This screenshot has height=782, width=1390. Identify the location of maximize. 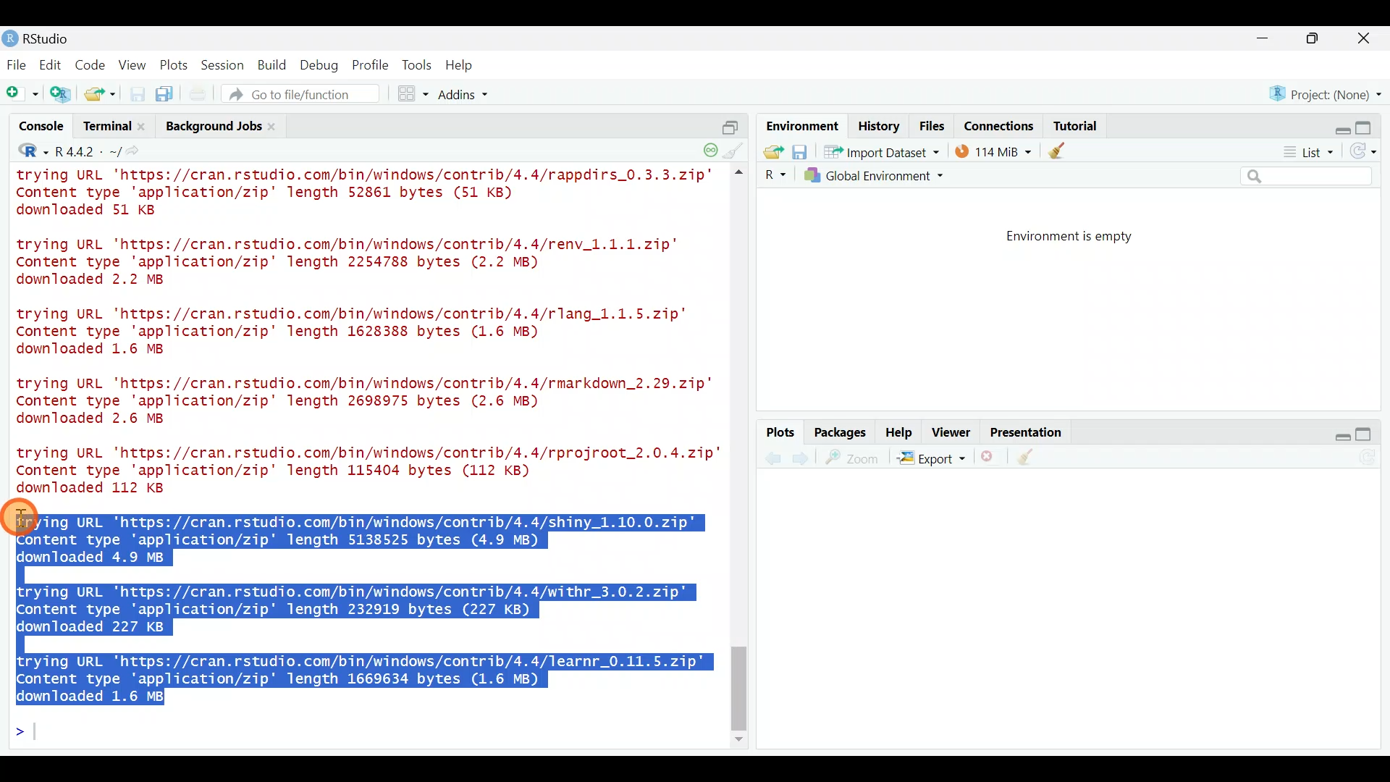
(1316, 38).